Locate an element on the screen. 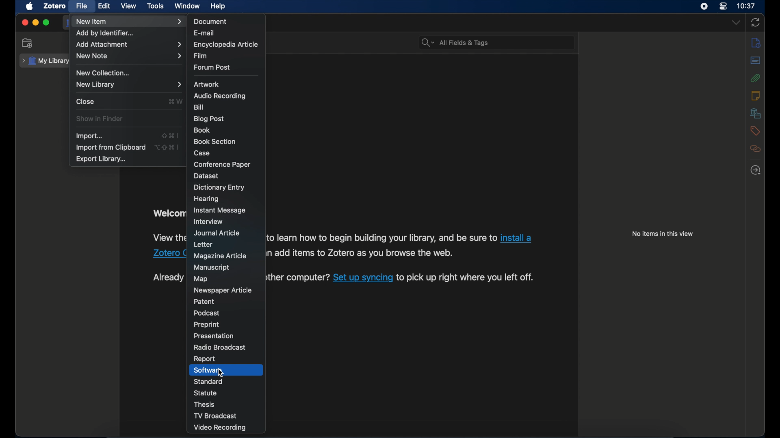  10.37 is located at coordinates (746, 6).